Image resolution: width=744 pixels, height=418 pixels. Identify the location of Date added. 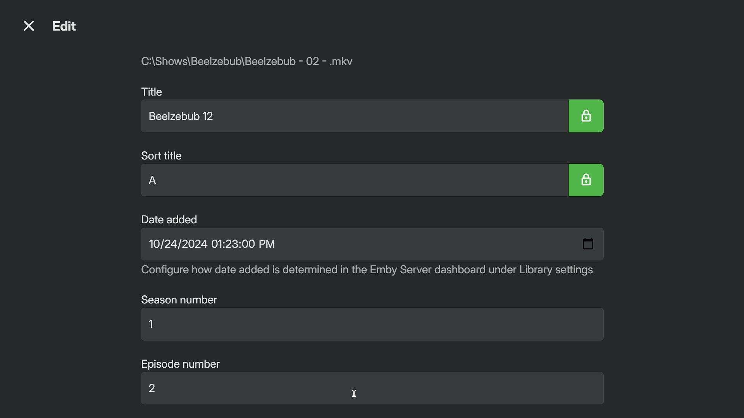
(170, 219).